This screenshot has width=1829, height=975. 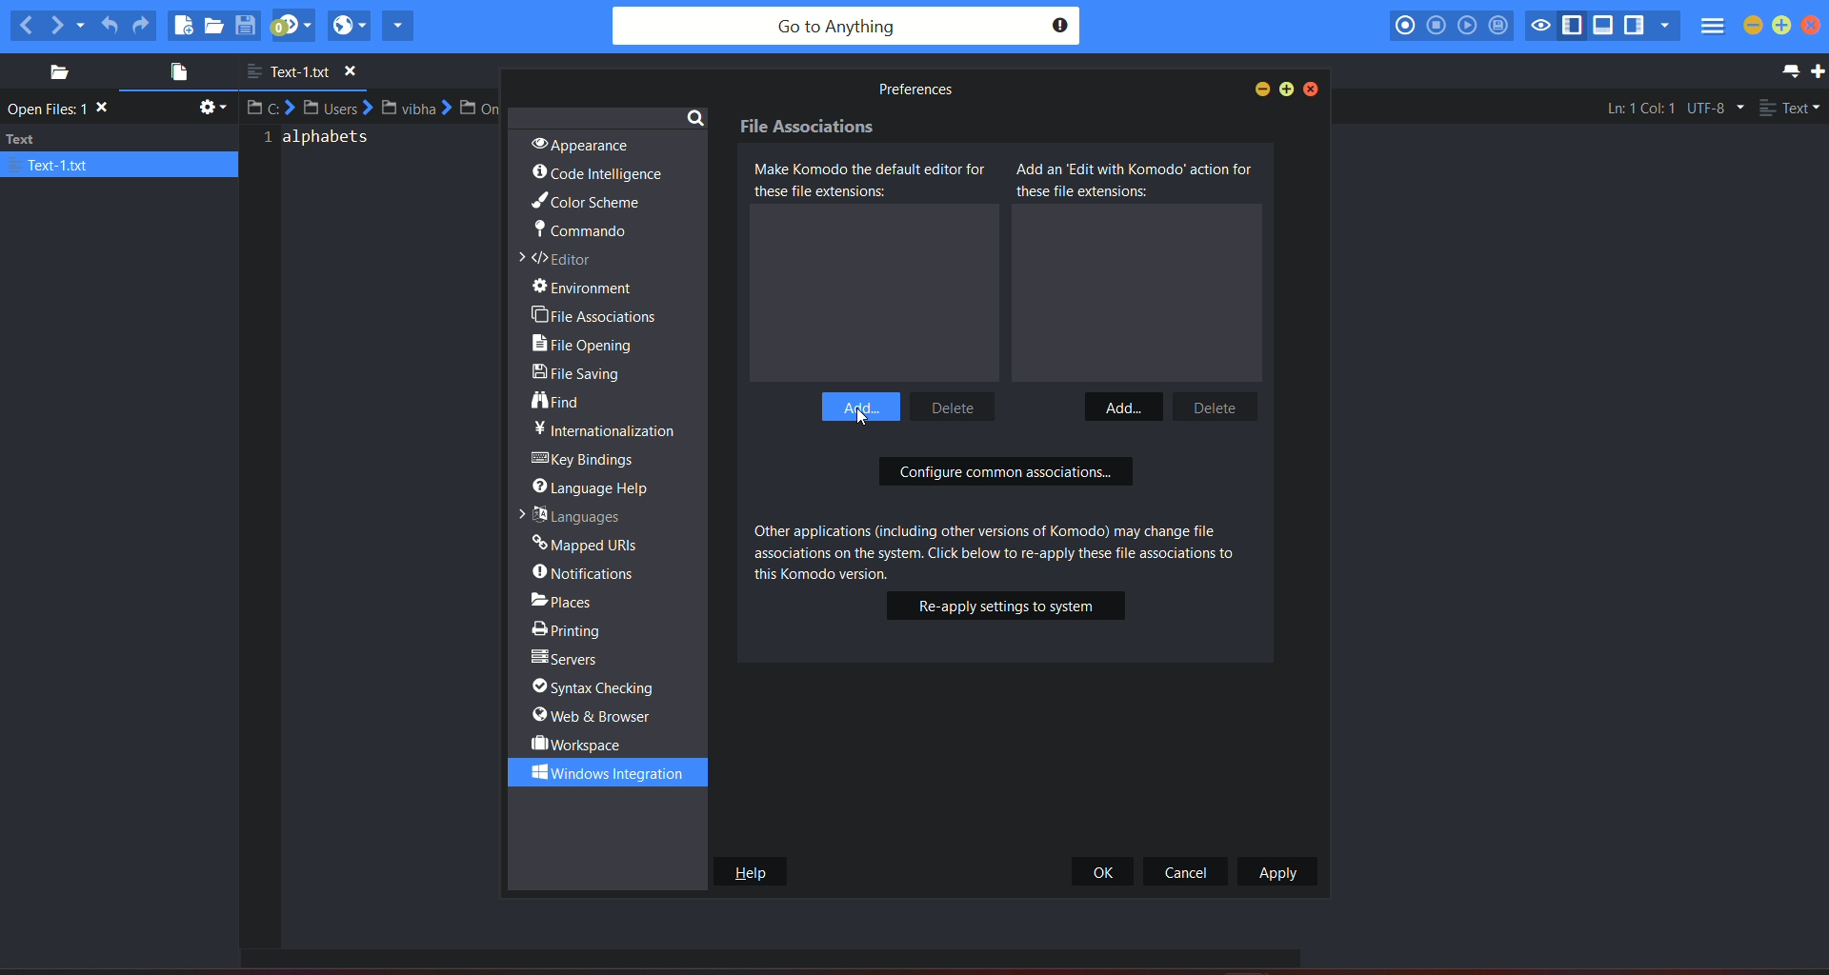 I want to click on language help, so click(x=596, y=486).